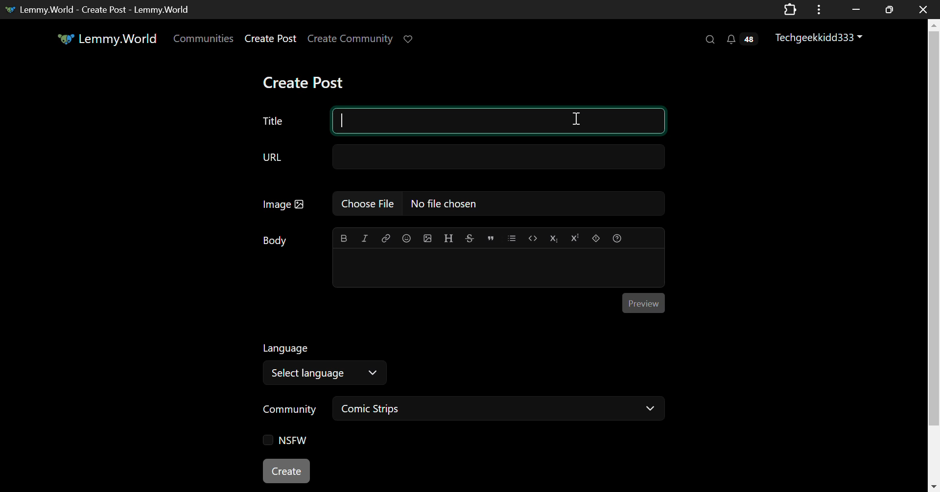 The height and width of the screenshot is (492, 940). Describe the element at coordinates (324, 374) in the screenshot. I see `Select Language` at that location.